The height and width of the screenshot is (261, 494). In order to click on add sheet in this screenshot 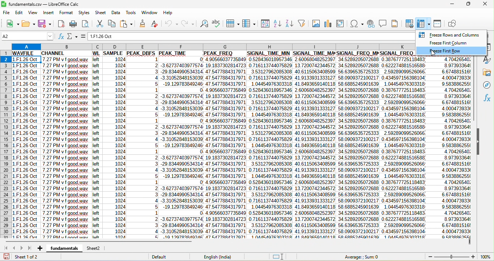, I will do `click(40, 247)`.